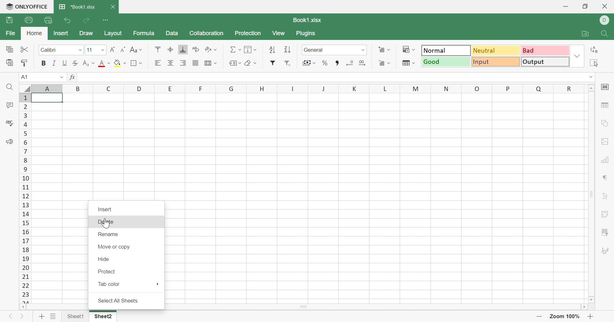 The image size is (614, 322). I want to click on Select all, so click(595, 62).